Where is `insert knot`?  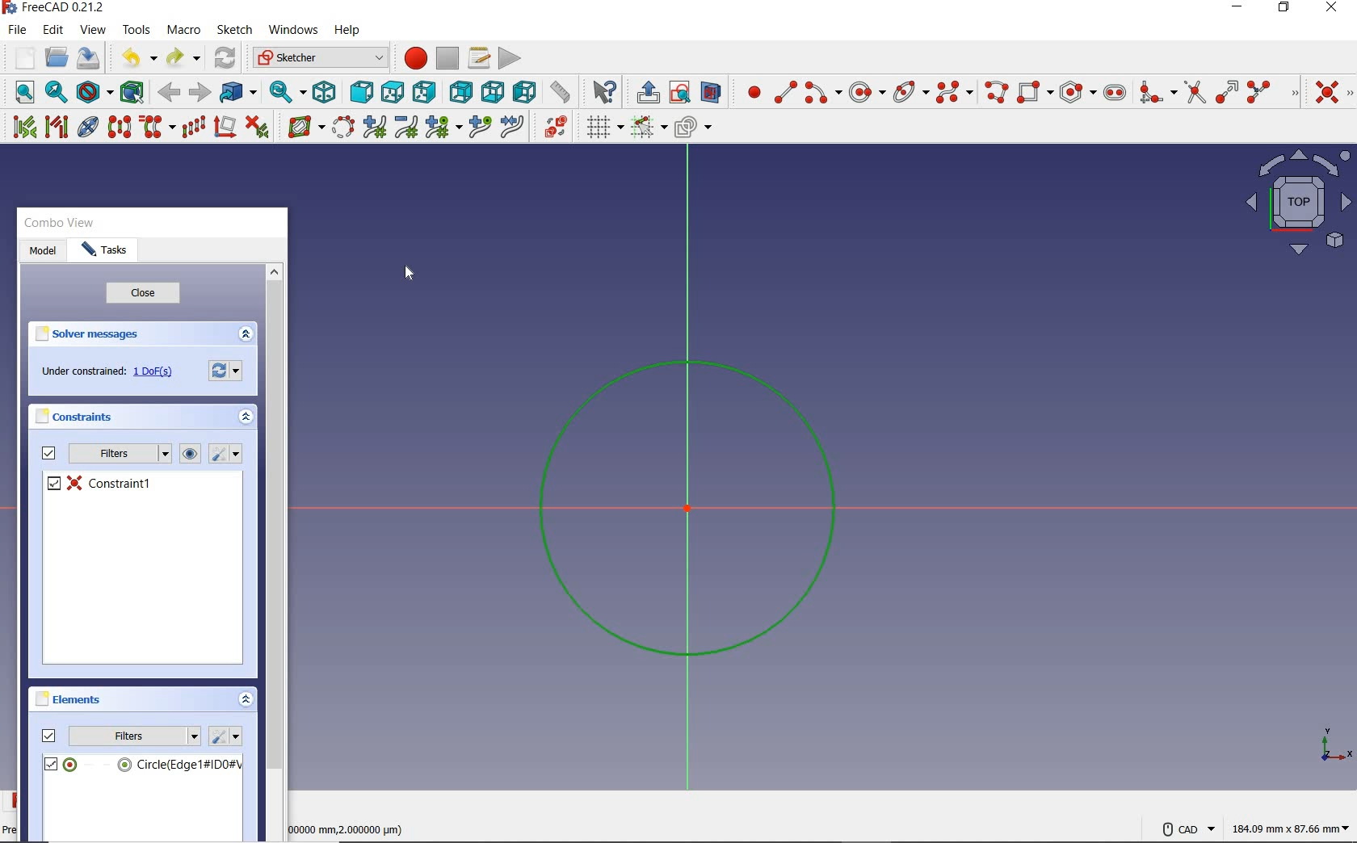 insert knot is located at coordinates (478, 125).